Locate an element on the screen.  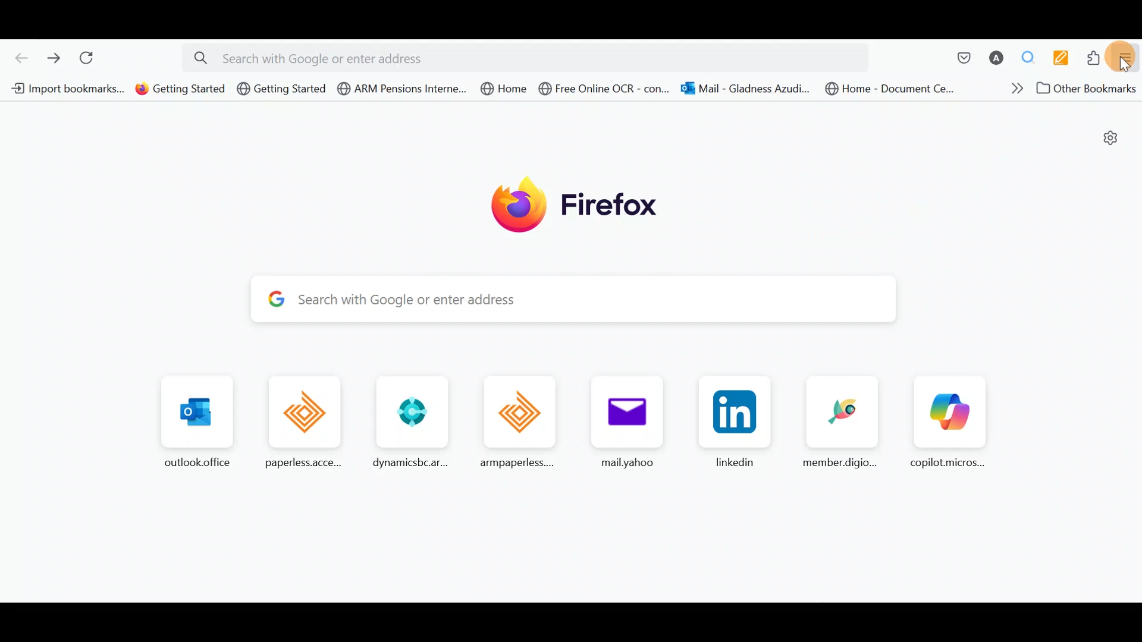
Extensions is located at coordinates (1090, 58).